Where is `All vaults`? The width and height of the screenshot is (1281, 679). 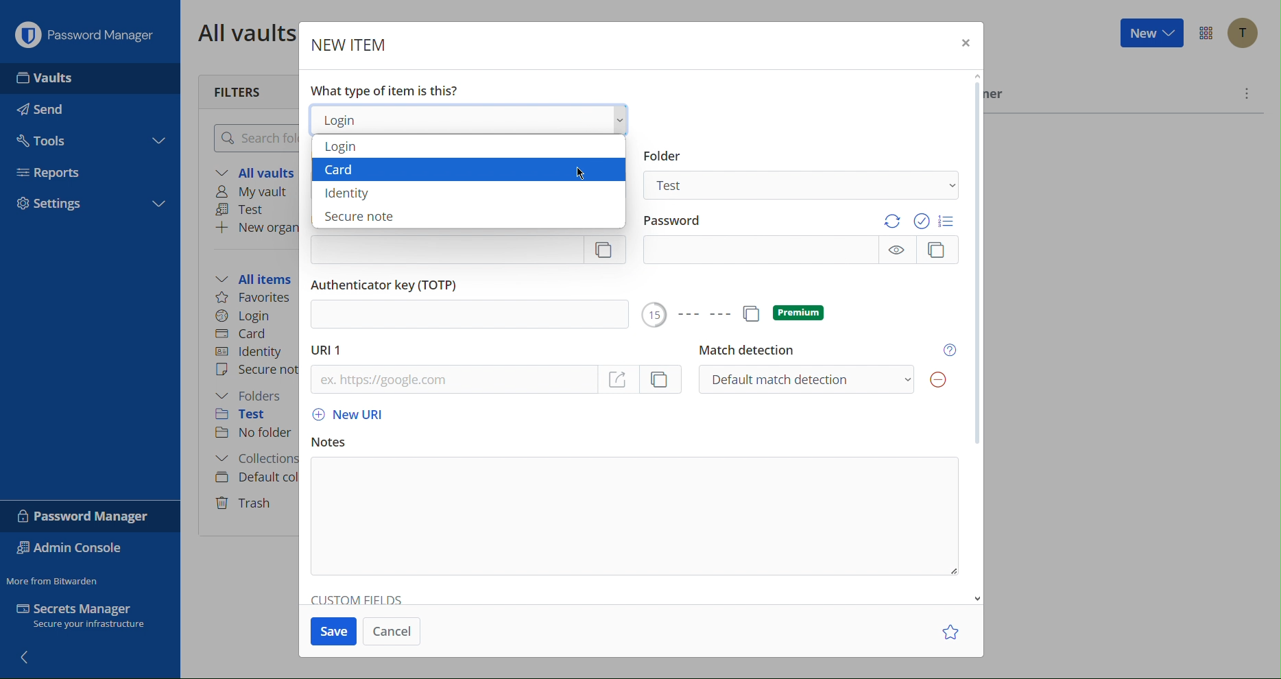 All vaults is located at coordinates (243, 32).